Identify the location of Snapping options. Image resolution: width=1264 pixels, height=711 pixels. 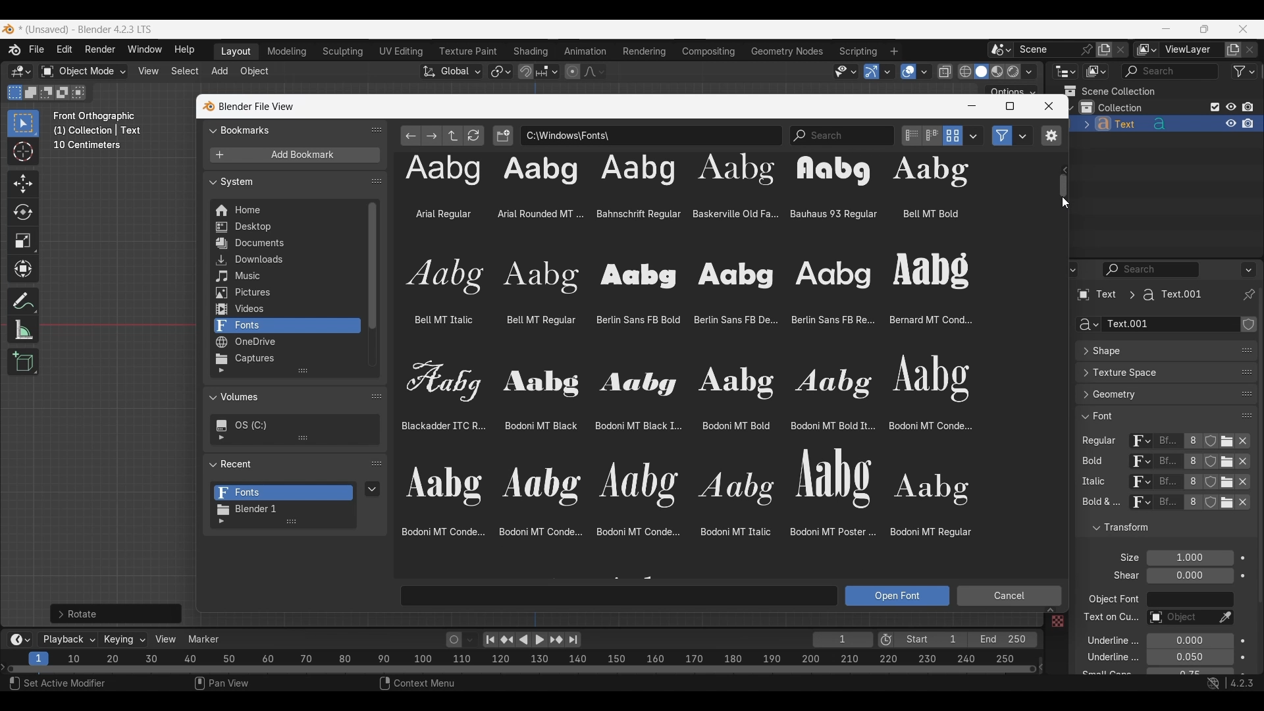
(548, 71).